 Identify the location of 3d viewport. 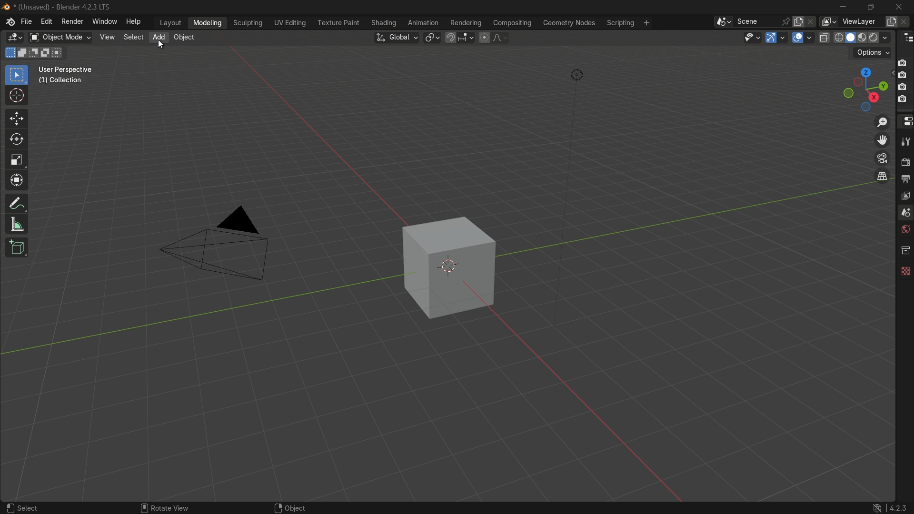
(13, 38).